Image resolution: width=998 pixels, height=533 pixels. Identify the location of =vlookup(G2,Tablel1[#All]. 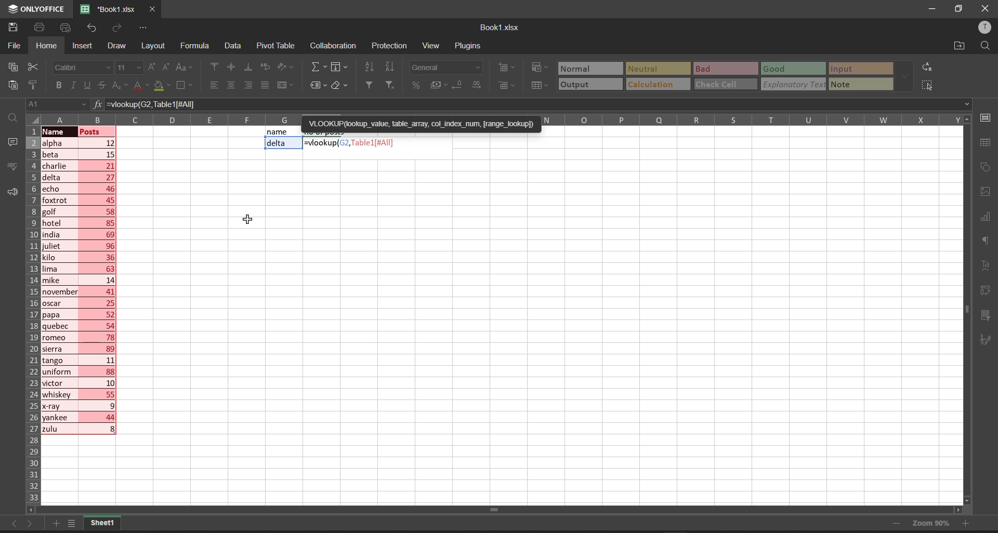
(349, 143).